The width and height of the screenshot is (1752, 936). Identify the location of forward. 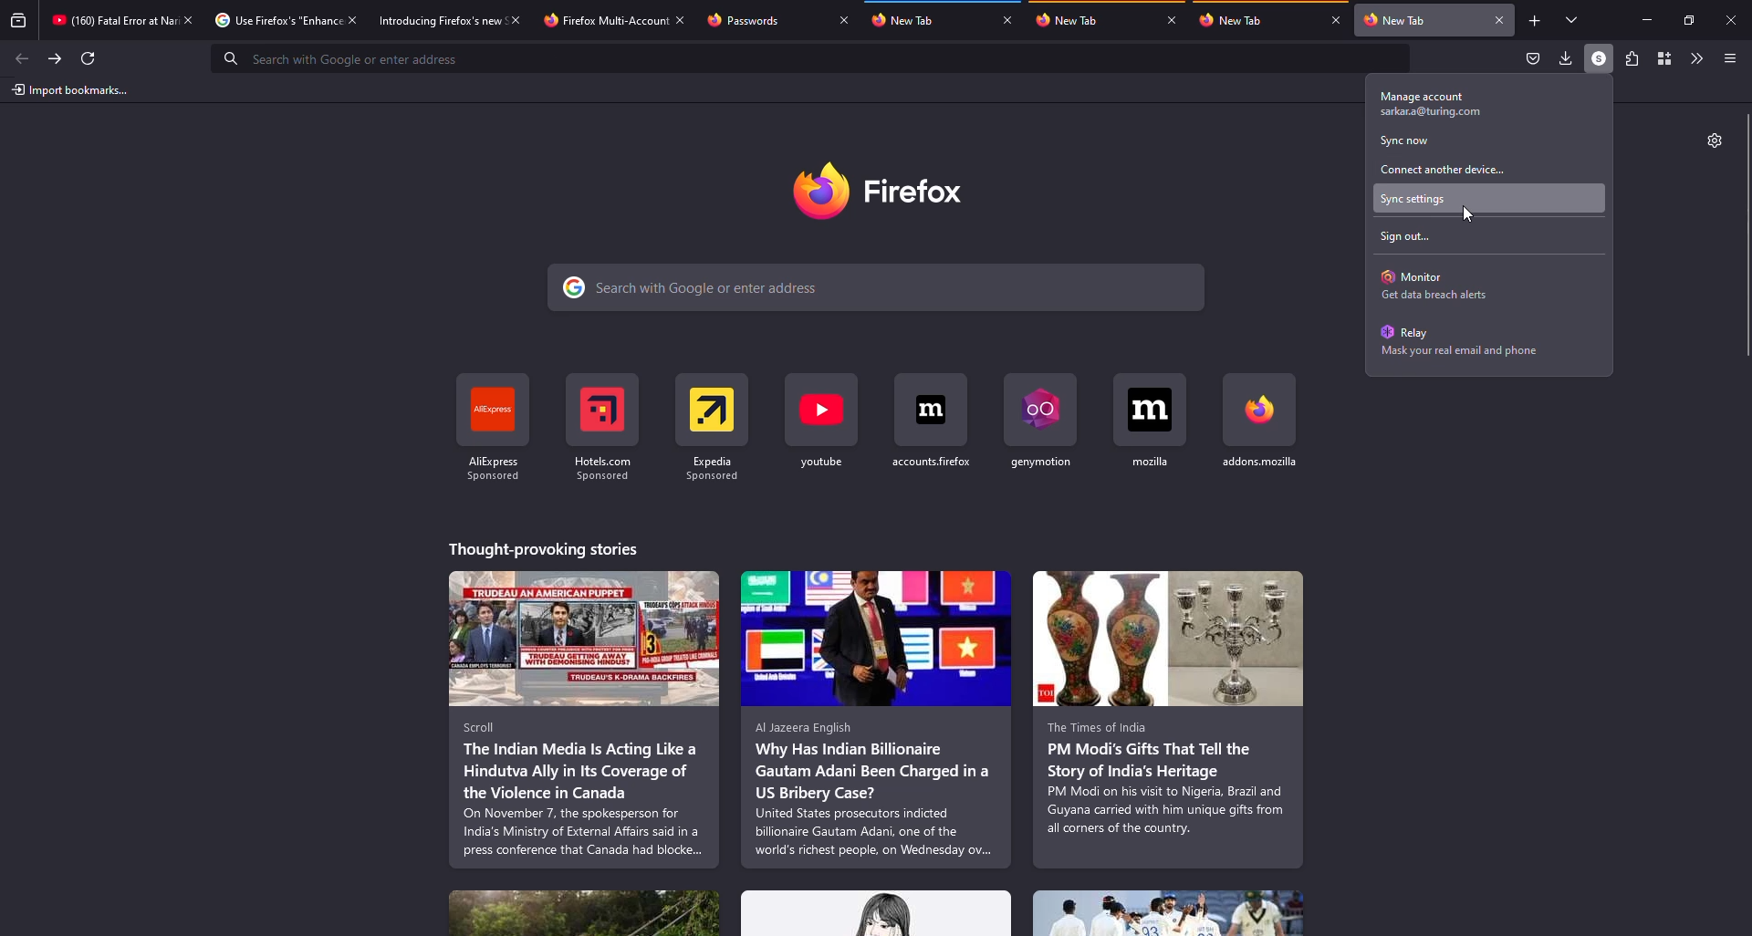
(58, 57).